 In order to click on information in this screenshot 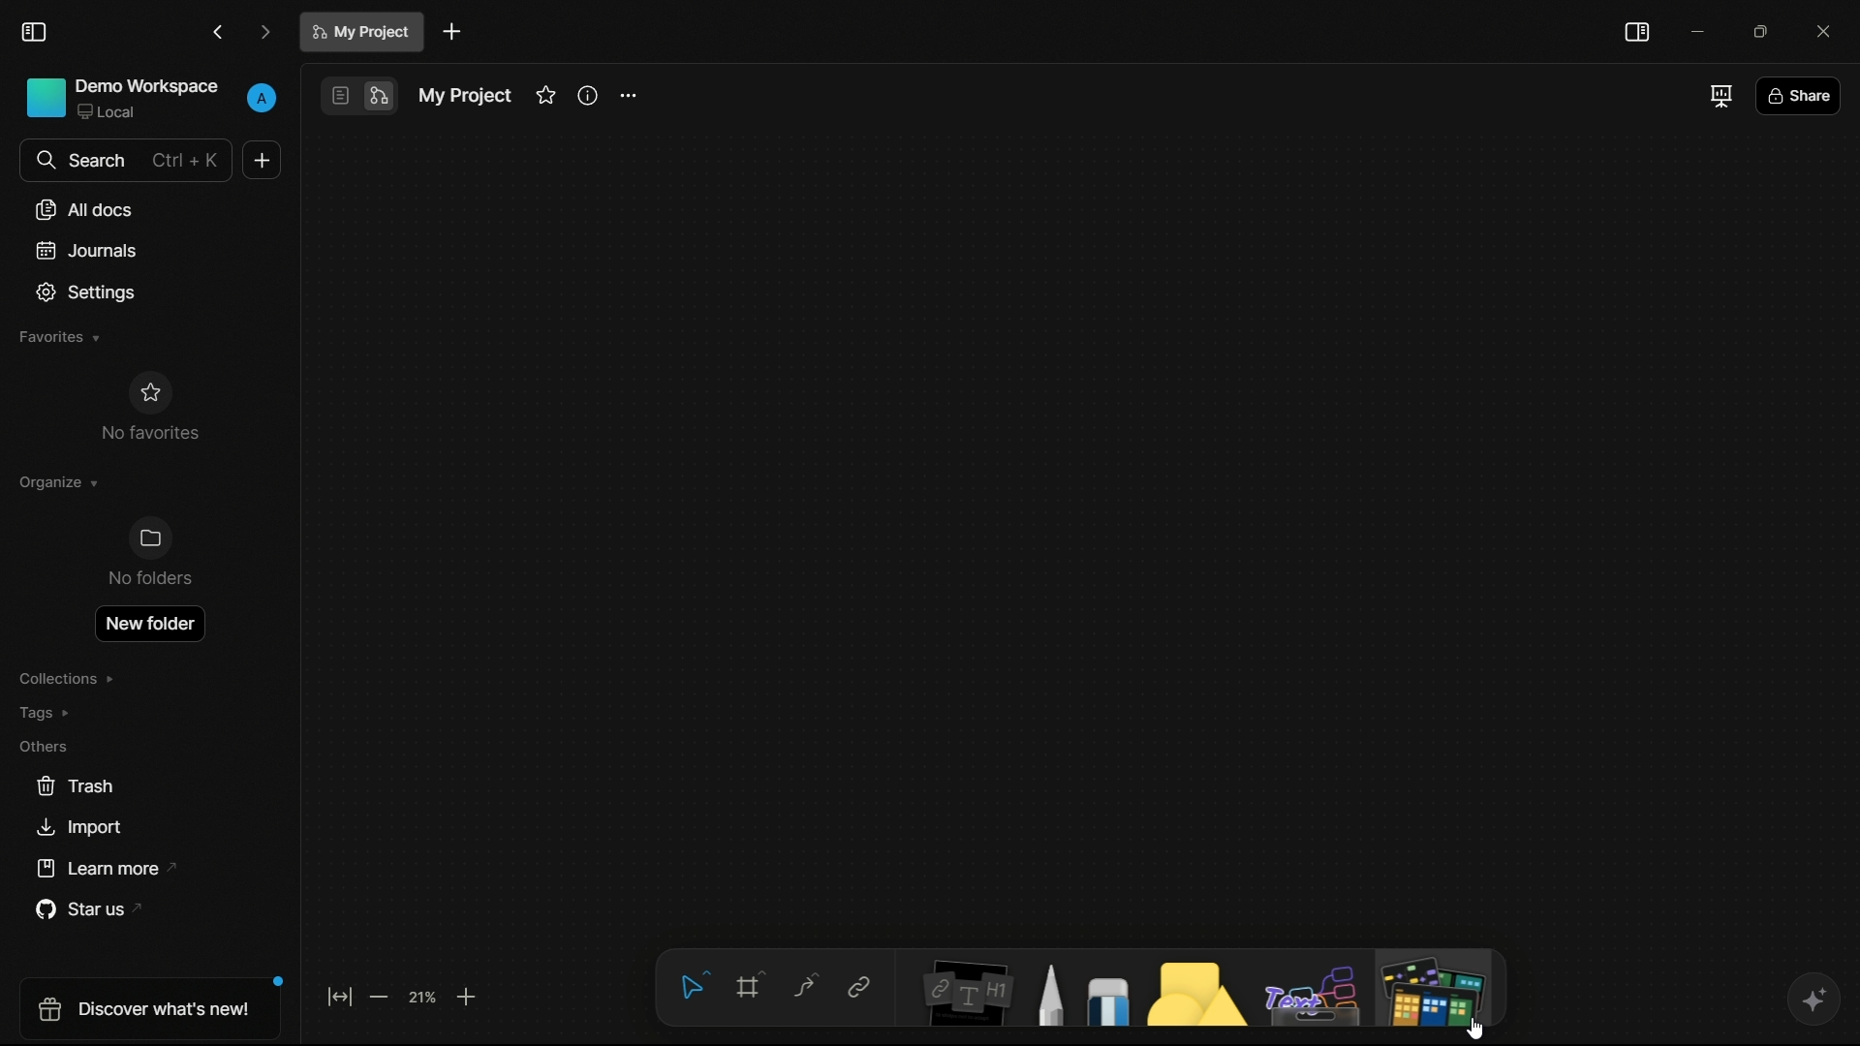, I will do `click(589, 96)`.